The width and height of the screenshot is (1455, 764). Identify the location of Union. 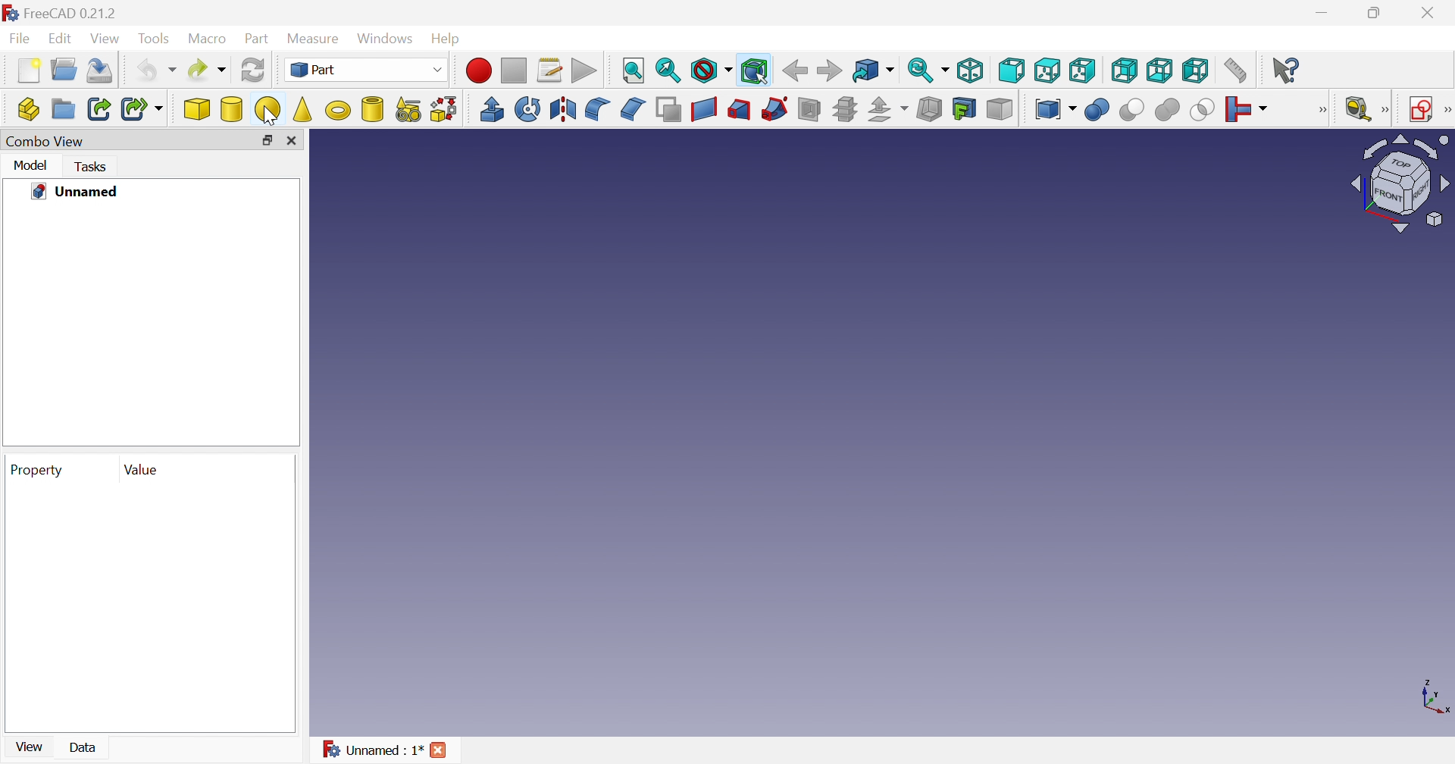
(1168, 110).